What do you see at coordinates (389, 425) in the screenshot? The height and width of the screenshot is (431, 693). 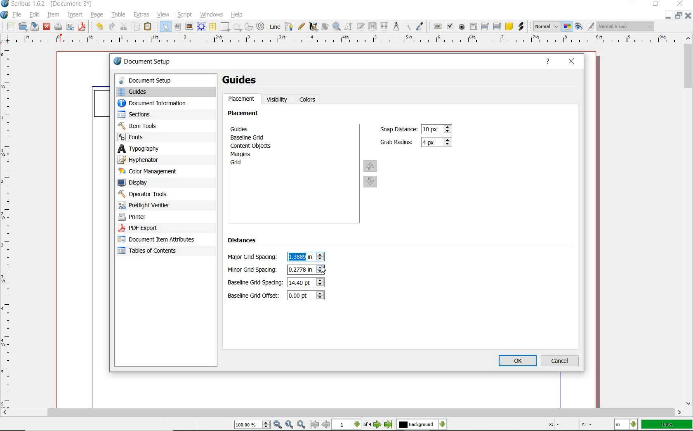 I see `go to last page` at bounding box center [389, 425].